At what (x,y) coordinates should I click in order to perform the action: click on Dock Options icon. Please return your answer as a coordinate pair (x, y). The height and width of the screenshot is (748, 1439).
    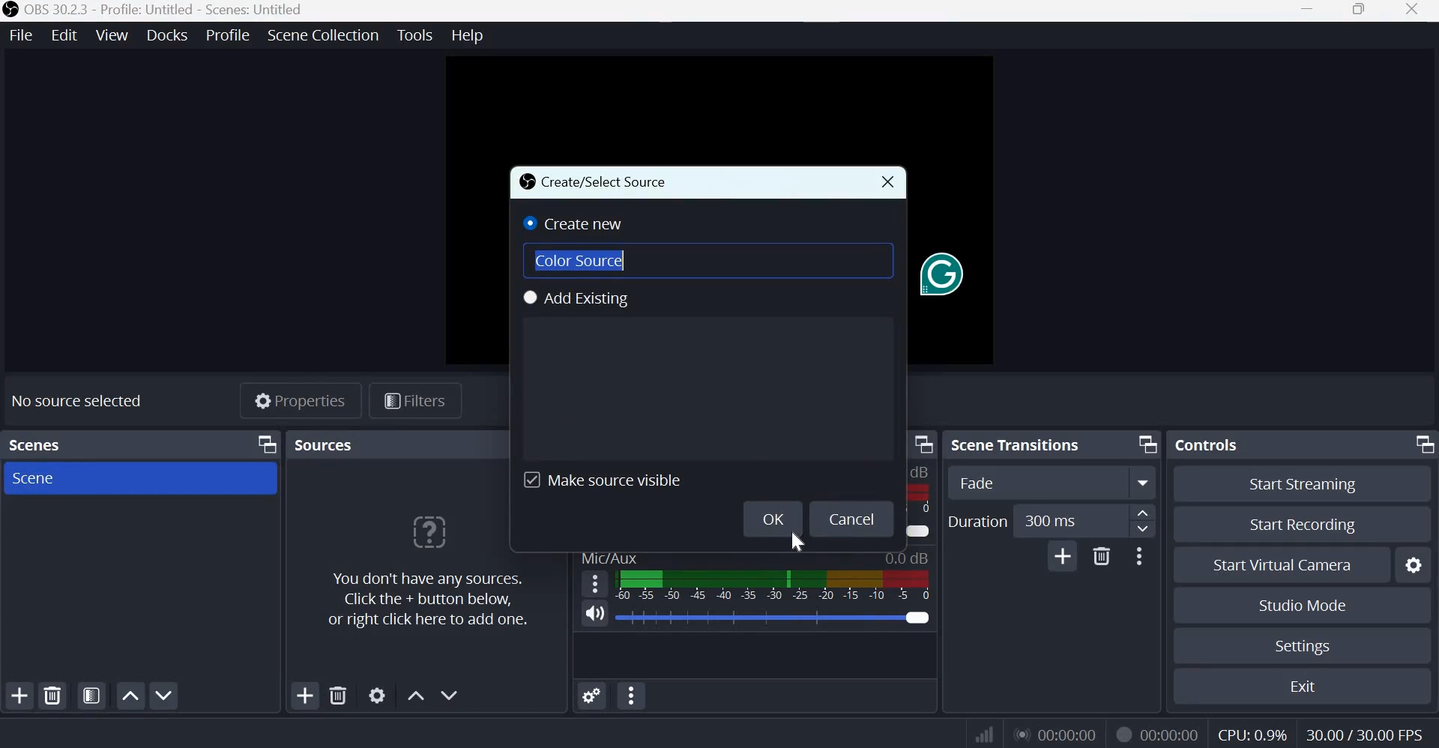
    Looking at the image, I should click on (262, 445).